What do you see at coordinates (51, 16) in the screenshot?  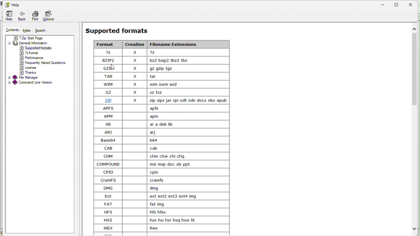 I see `options` at bounding box center [51, 16].